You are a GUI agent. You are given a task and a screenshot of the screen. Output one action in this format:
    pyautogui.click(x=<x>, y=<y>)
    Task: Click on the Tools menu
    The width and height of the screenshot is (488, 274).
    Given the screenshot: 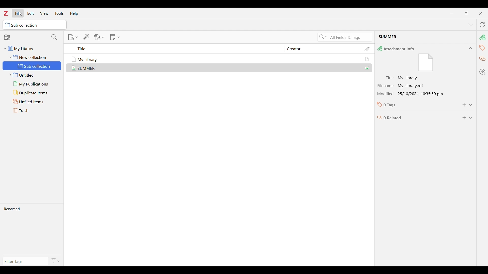 What is the action you would take?
    pyautogui.click(x=59, y=13)
    